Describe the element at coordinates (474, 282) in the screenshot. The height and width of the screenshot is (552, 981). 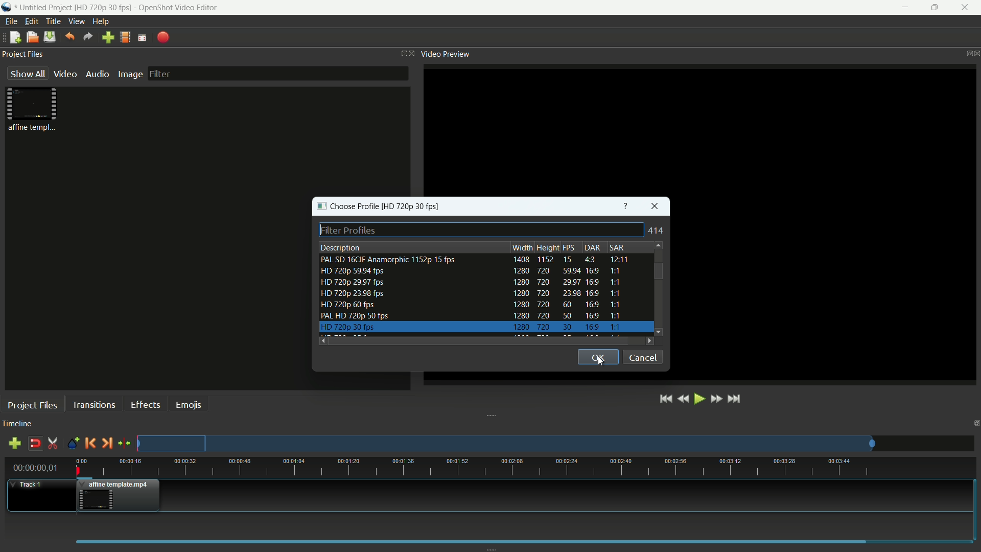
I see `profile-4` at that location.